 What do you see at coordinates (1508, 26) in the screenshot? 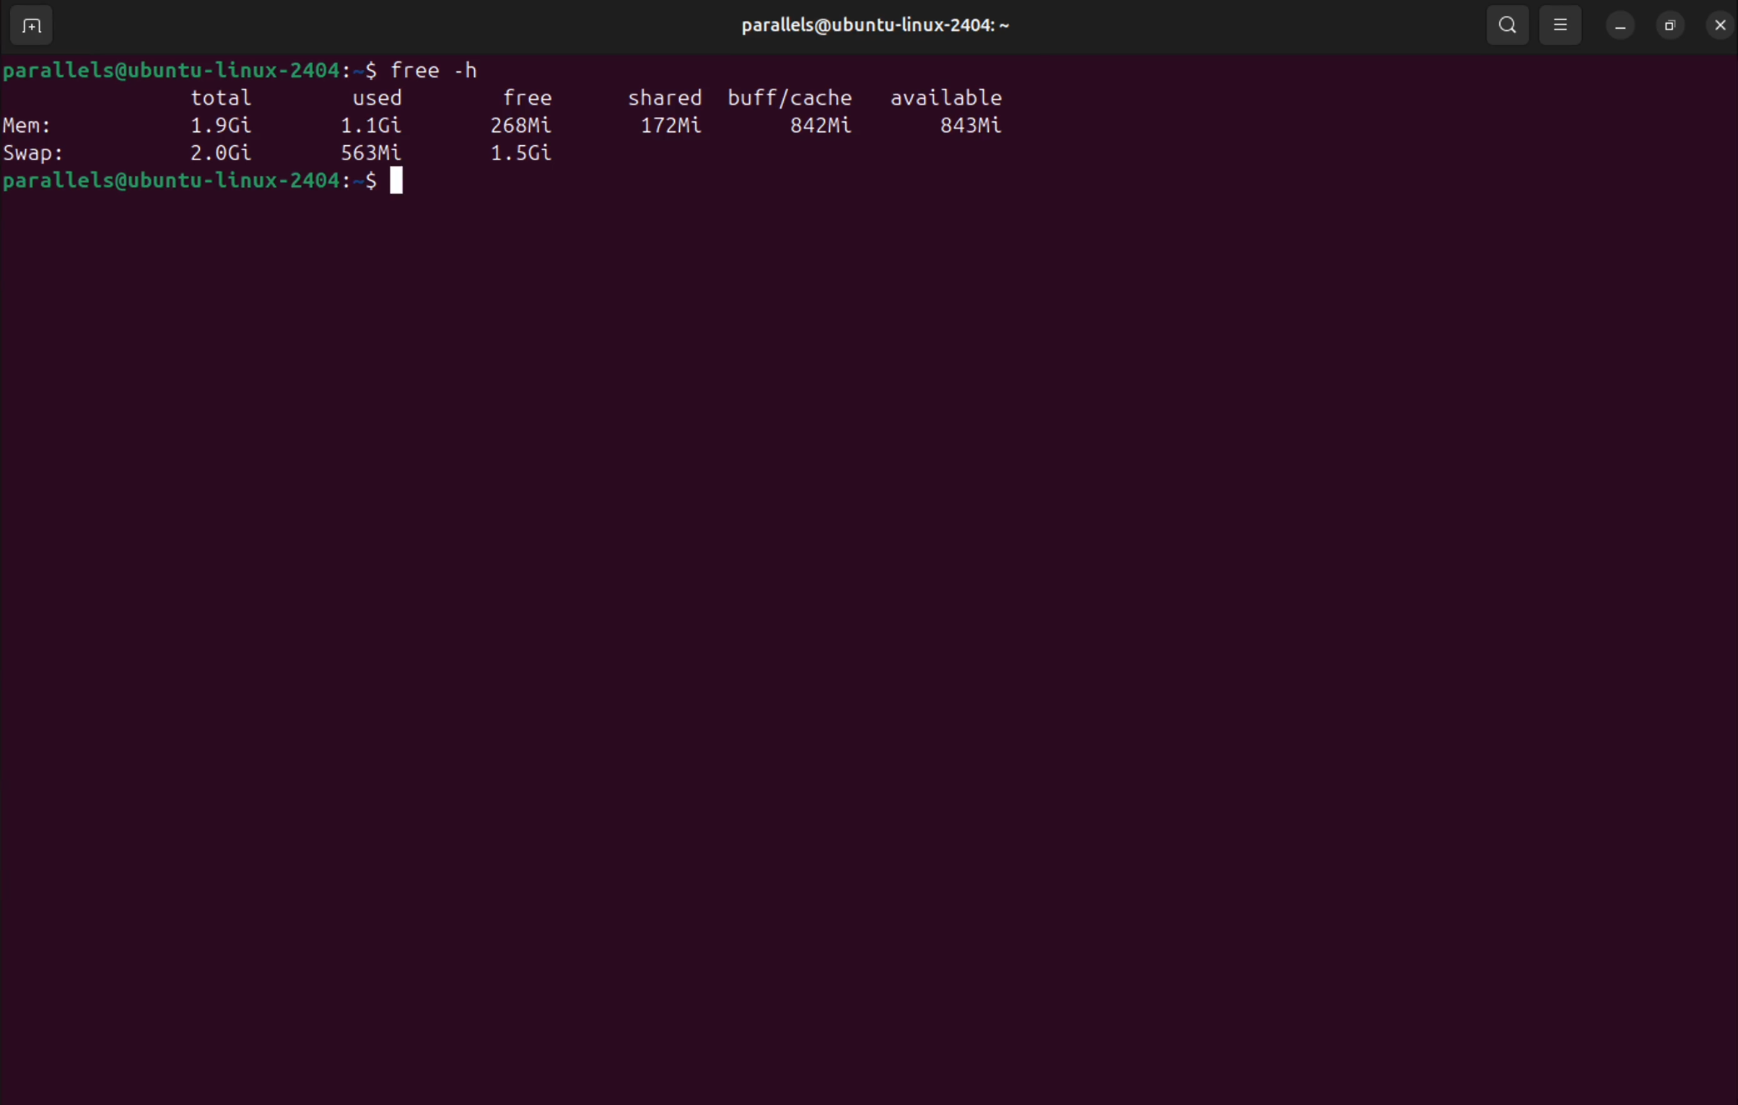
I see `search` at bounding box center [1508, 26].